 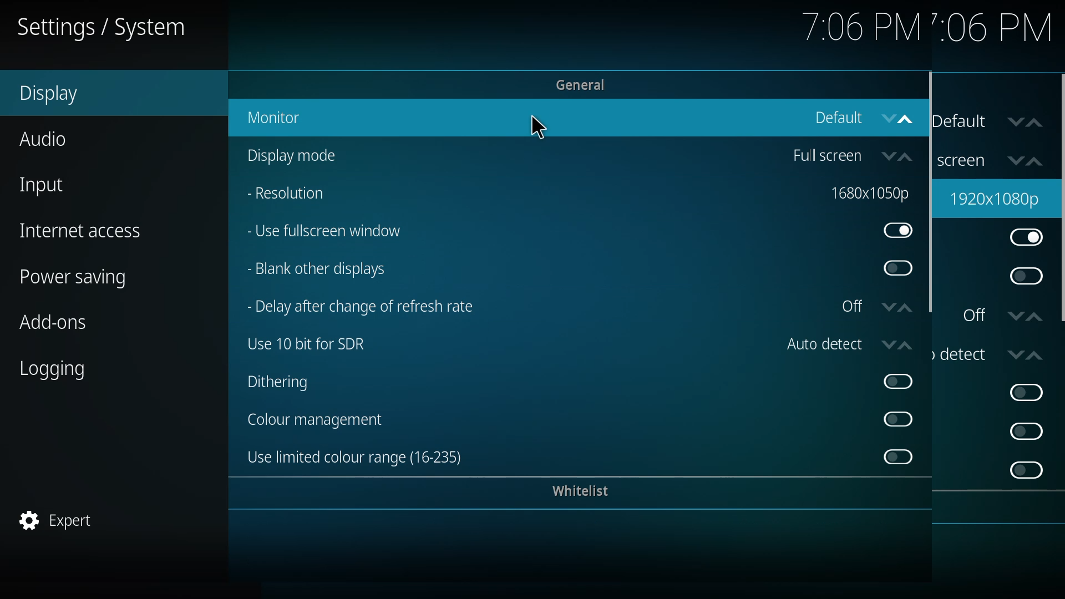 I want to click on scroll bar, so click(x=1061, y=204).